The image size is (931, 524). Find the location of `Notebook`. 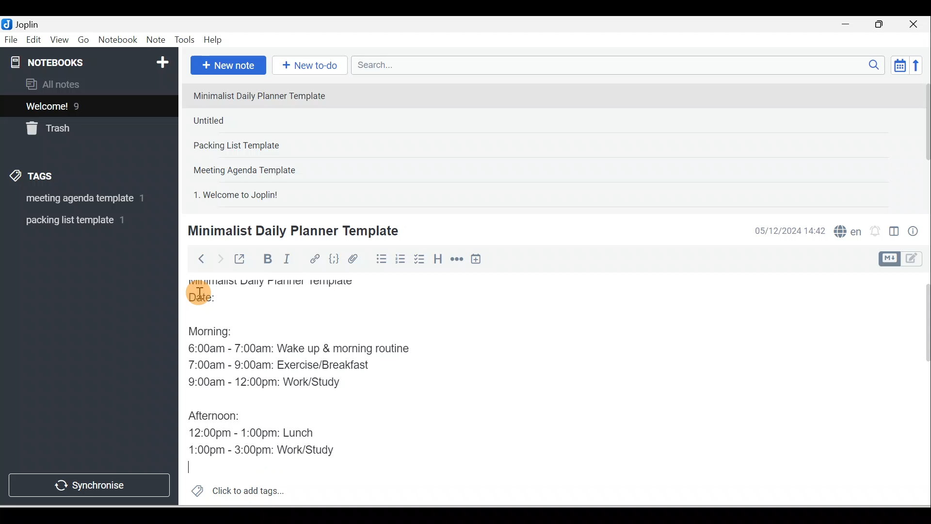

Notebook is located at coordinates (117, 40).